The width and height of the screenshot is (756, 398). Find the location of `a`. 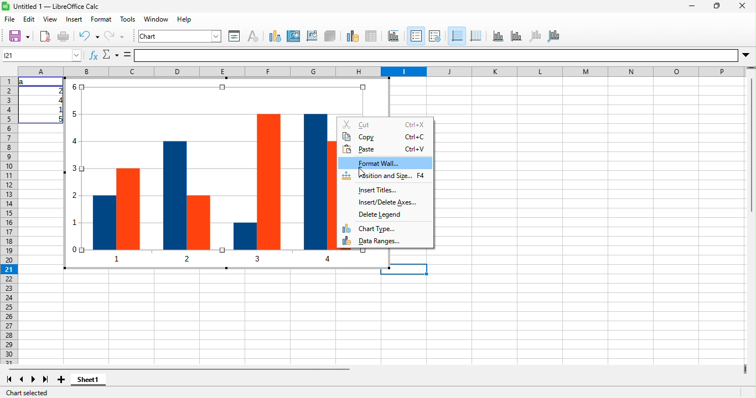

a is located at coordinates (23, 82).